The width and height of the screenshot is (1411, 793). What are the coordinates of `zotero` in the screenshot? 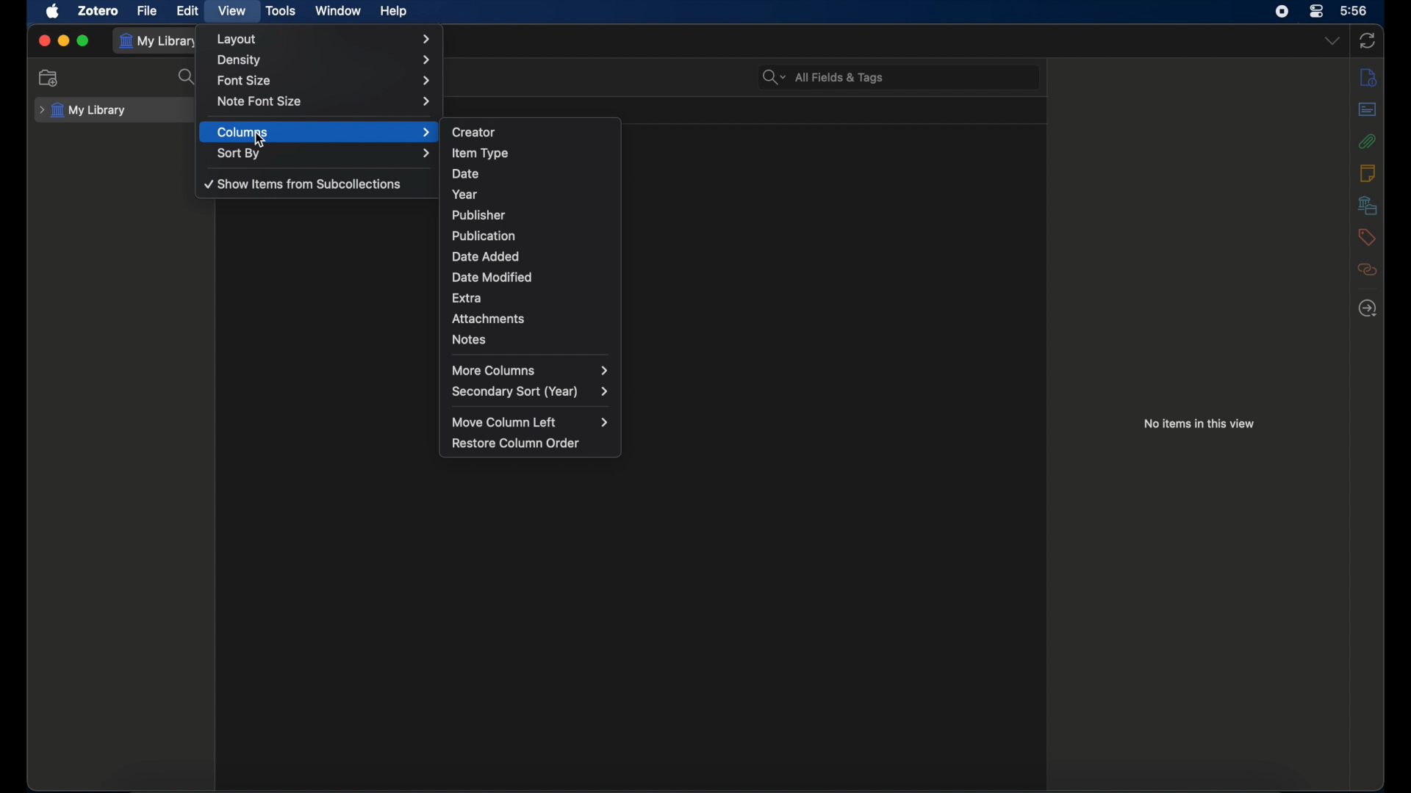 It's located at (98, 11).